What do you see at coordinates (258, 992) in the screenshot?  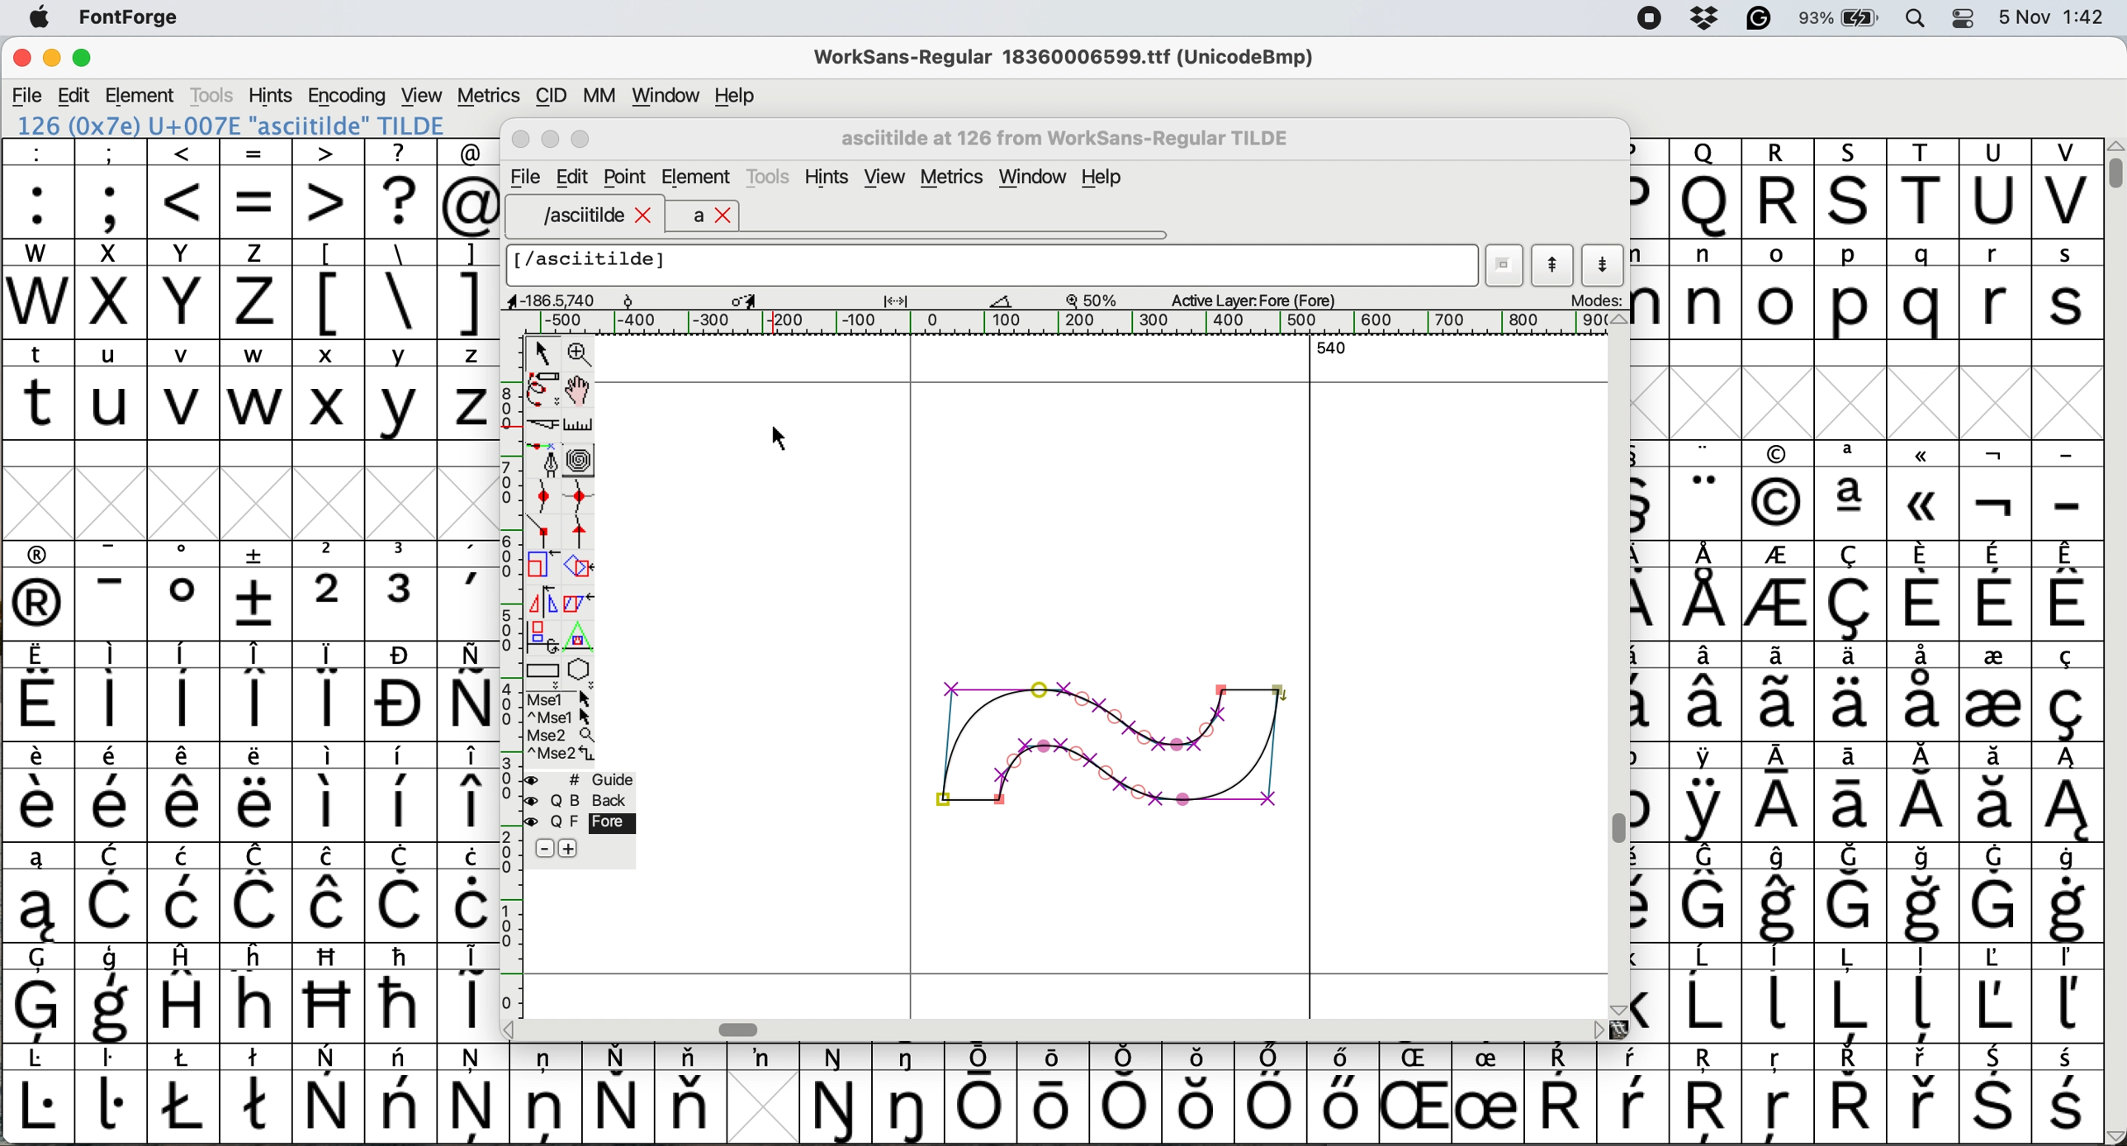 I see `` at bounding box center [258, 992].